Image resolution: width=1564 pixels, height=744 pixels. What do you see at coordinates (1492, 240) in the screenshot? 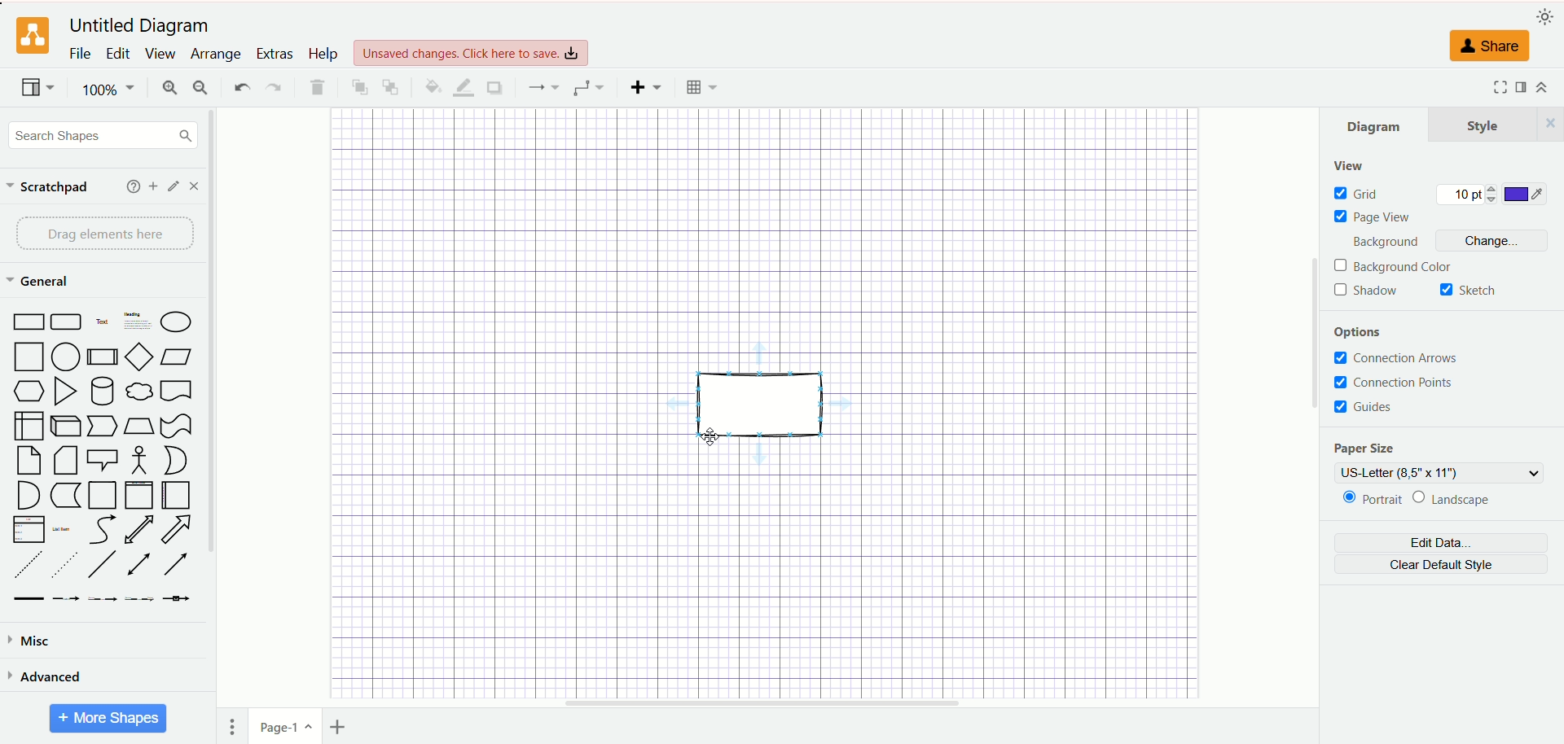
I see `change` at bounding box center [1492, 240].